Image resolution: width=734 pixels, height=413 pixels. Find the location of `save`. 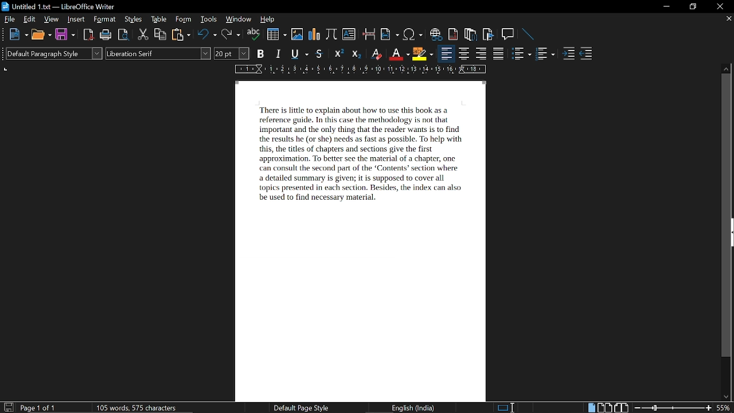

save is located at coordinates (65, 34).